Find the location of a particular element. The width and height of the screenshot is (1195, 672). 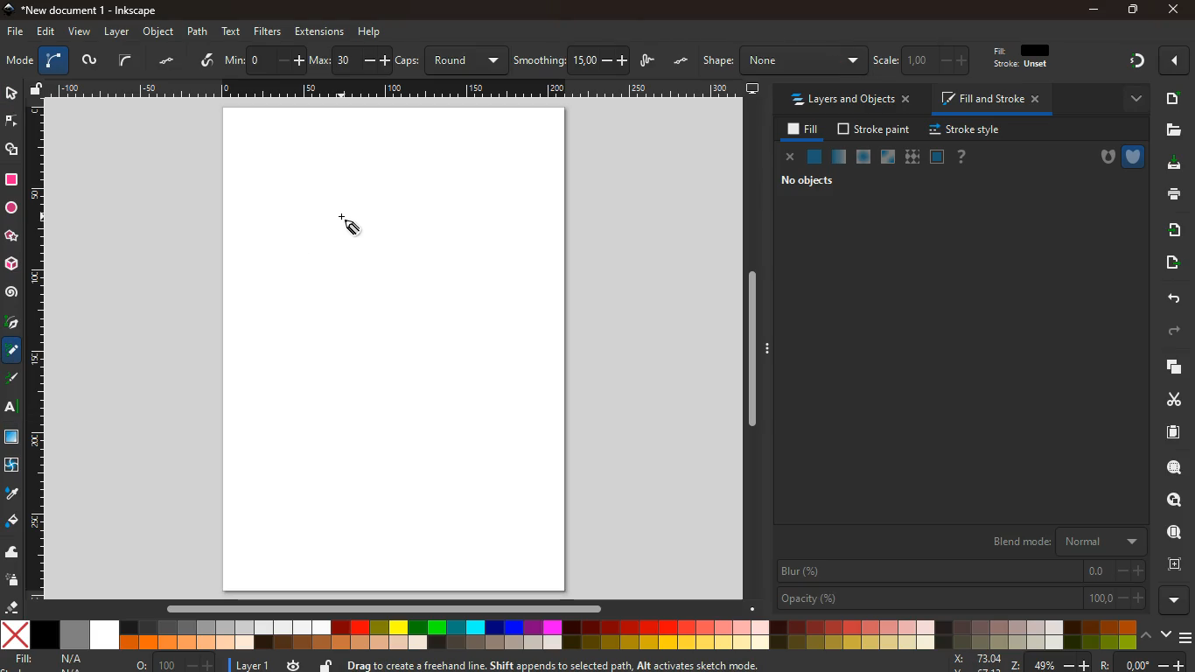

erase is located at coordinates (10, 606).